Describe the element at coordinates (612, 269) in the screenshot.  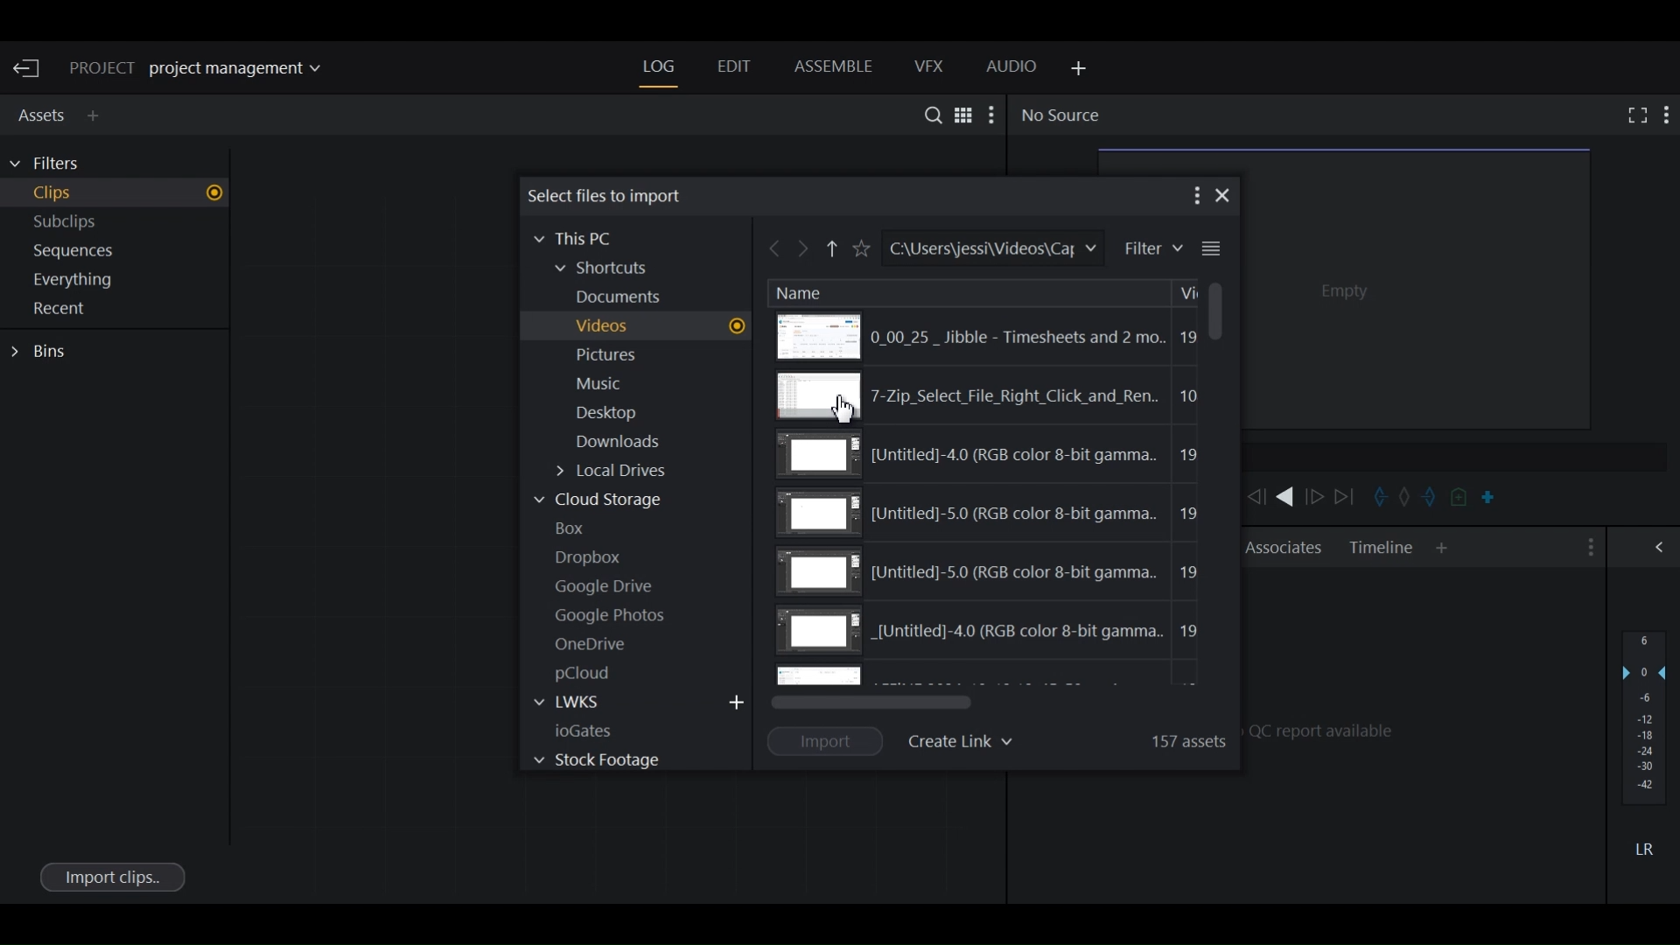
I see `Shortcuts` at that location.